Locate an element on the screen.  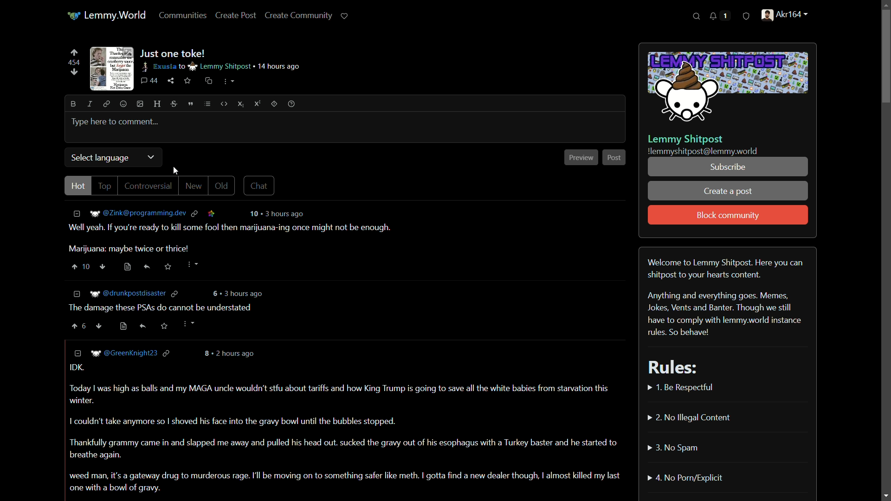
Well yeah. If you're ready to kill some fool then marijuana-ing once might not be enough. Marijuana: maybe twice or thrice! is located at coordinates (224, 238).